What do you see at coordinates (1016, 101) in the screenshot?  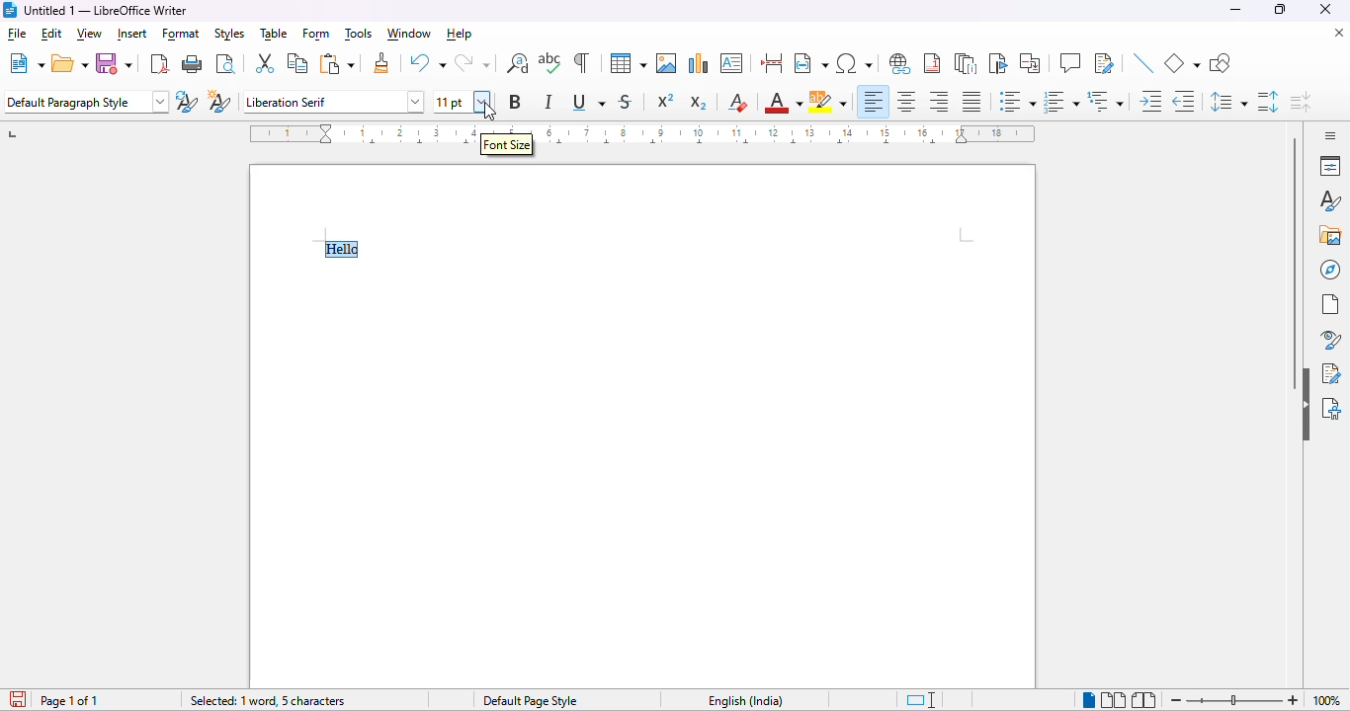 I see `toggle unordered list` at bounding box center [1016, 101].